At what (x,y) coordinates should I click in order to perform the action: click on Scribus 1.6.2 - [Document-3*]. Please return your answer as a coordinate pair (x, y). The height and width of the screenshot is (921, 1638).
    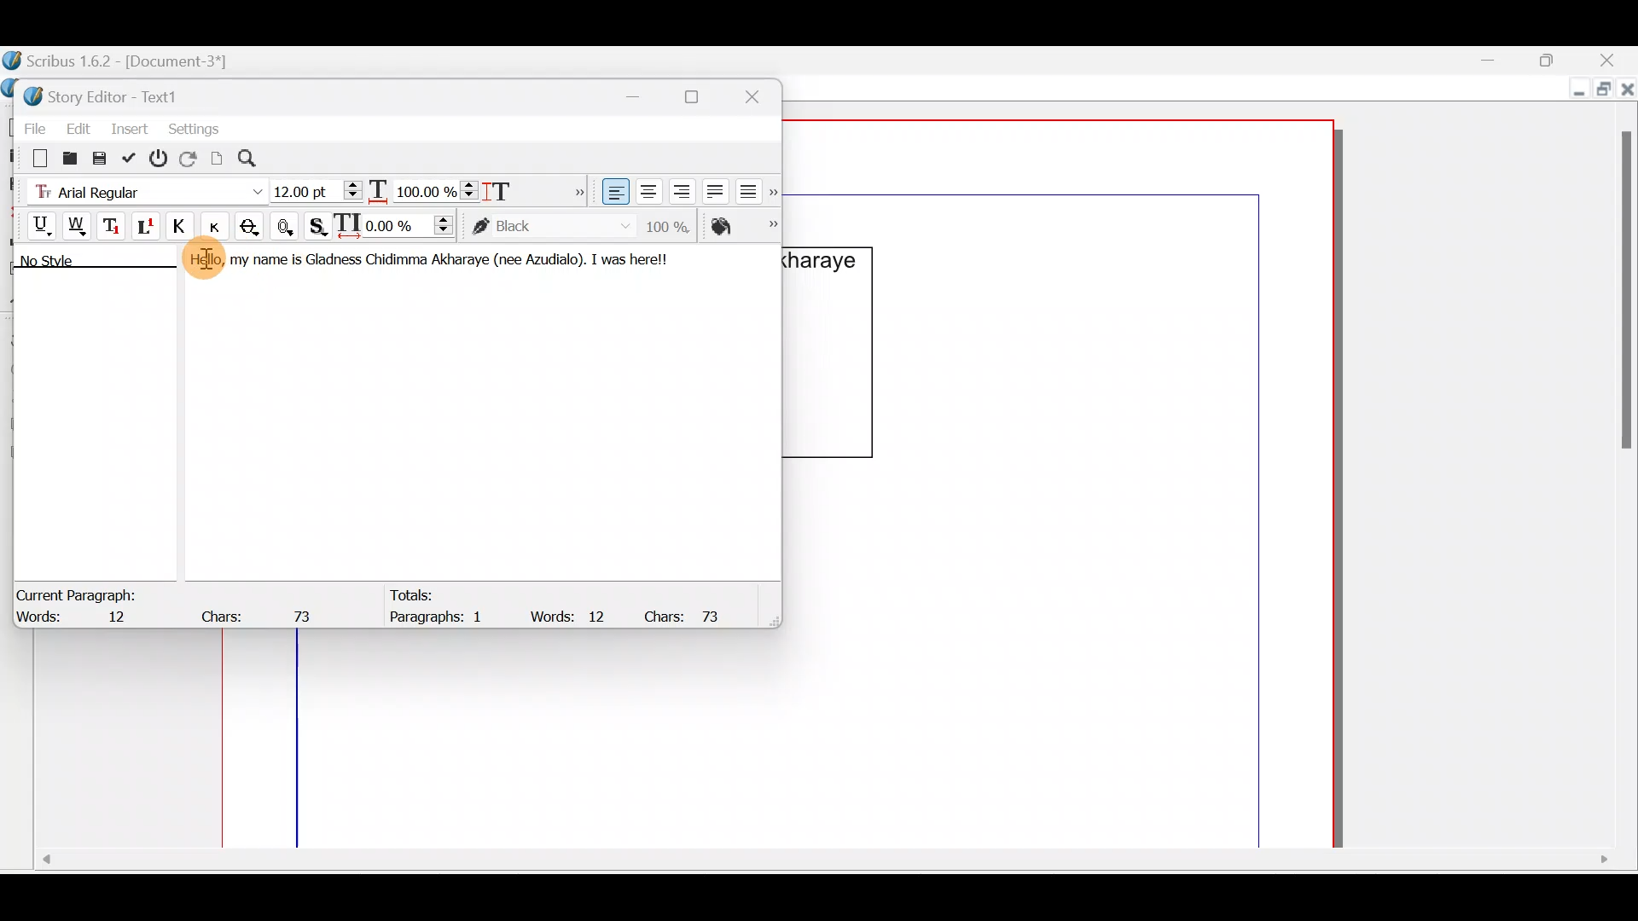
    Looking at the image, I should click on (135, 62).